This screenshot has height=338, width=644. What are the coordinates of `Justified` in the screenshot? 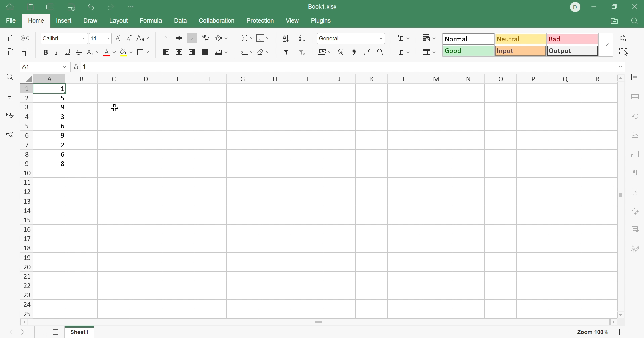 It's located at (206, 52).